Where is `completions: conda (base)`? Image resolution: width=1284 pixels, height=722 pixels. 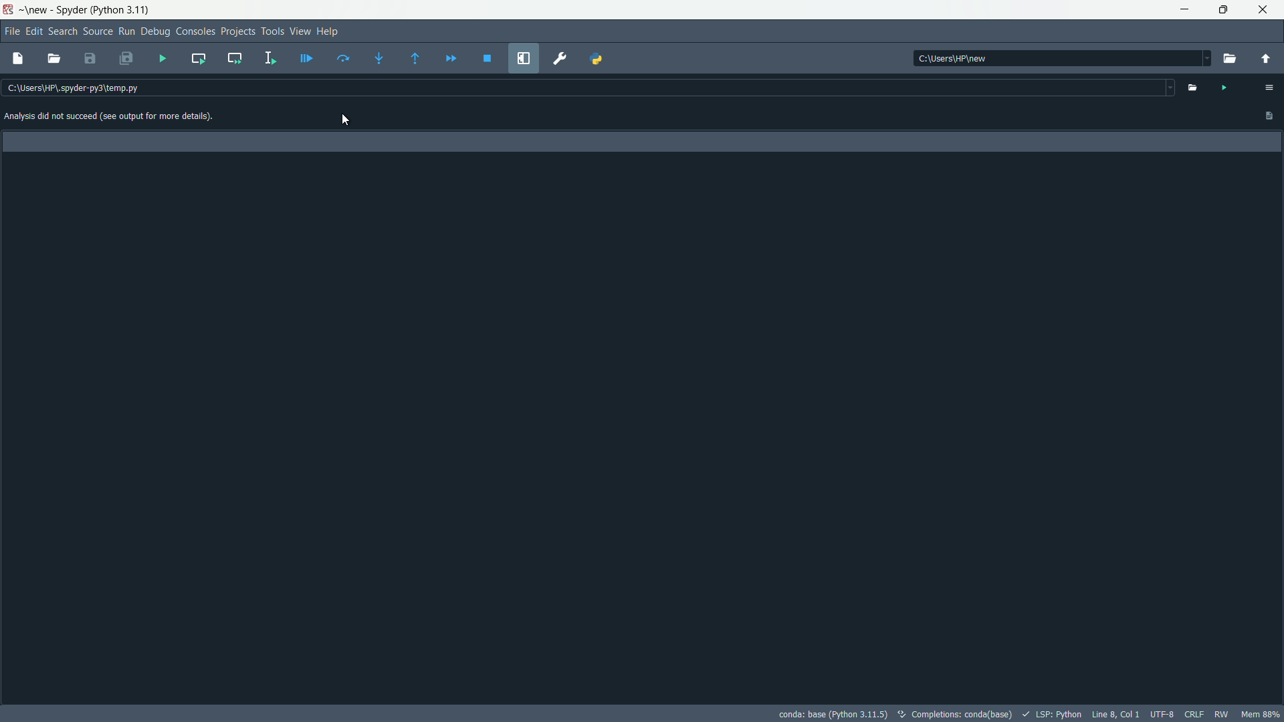
completions: conda (base) is located at coordinates (952, 714).